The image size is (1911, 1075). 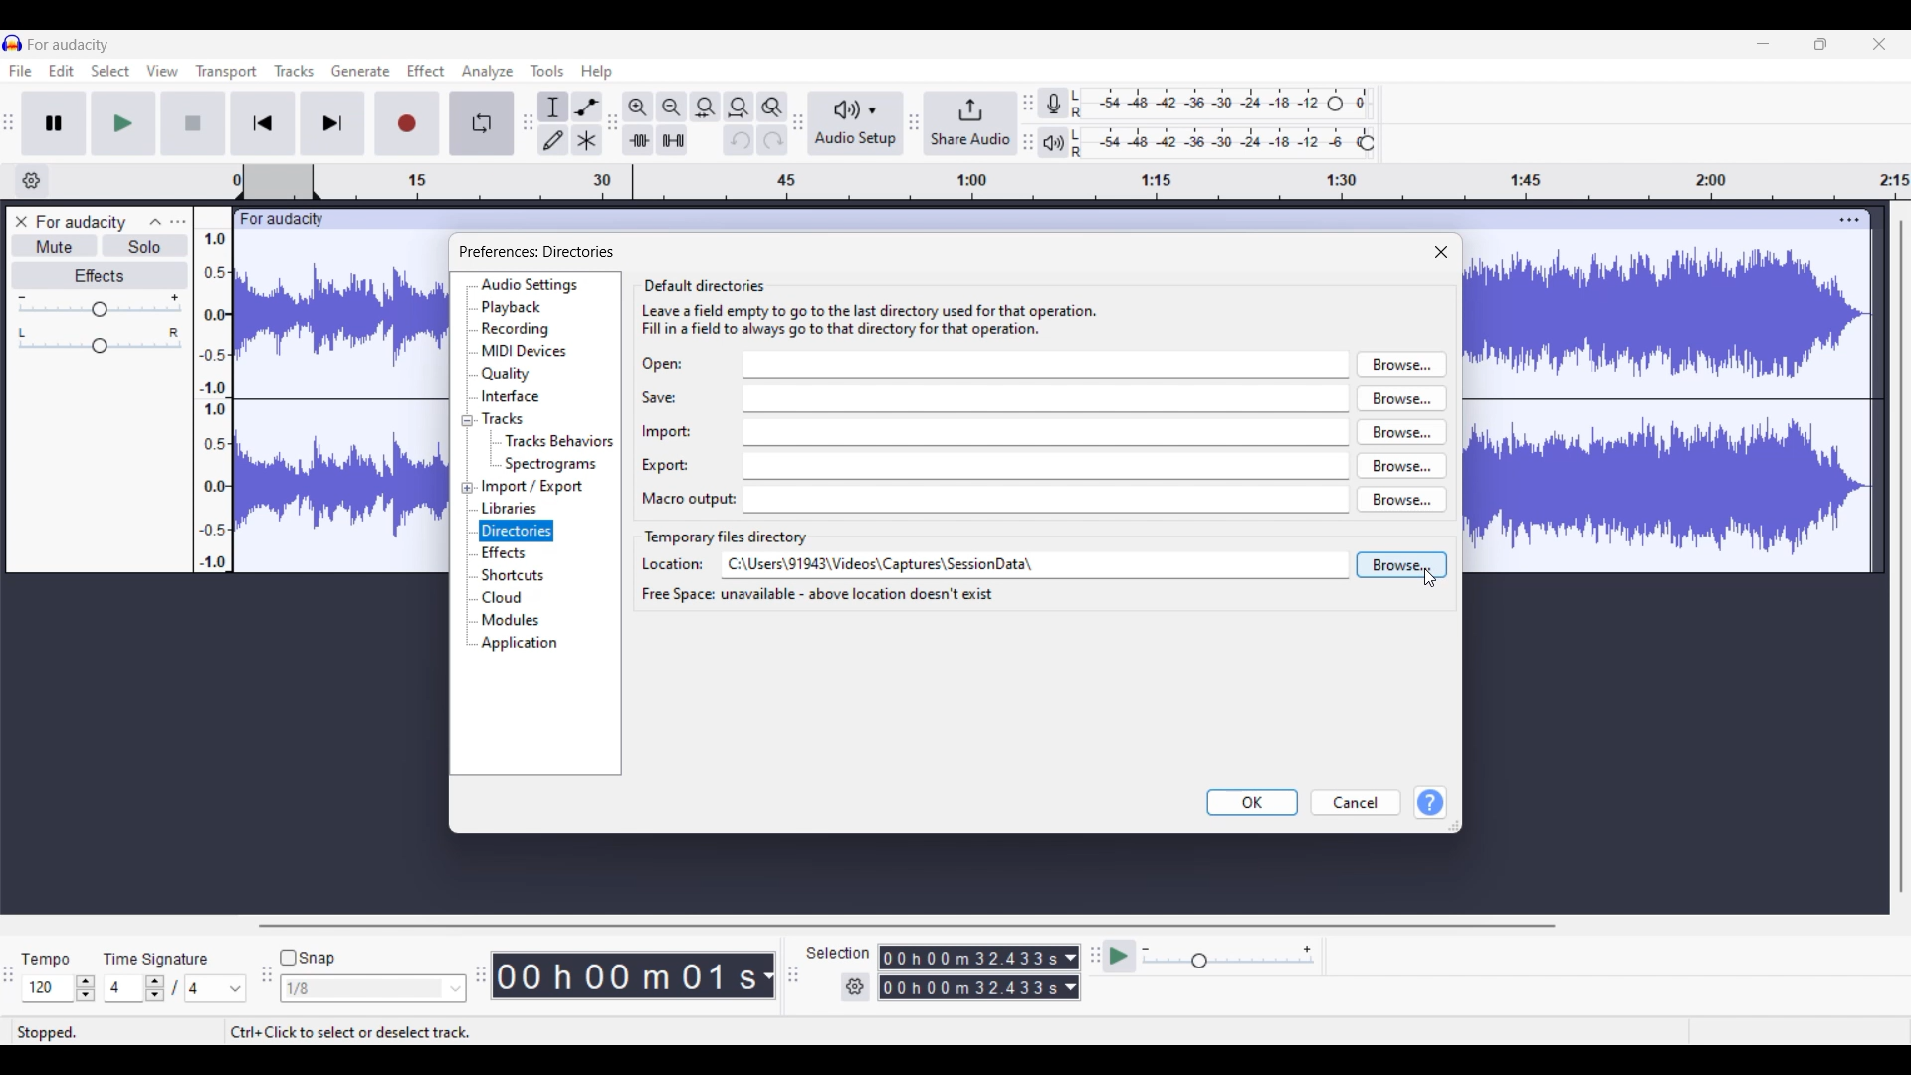 What do you see at coordinates (666, 467) in the screenshot?
I see `Indicates text box for Export` at bounding box center [666, 467].